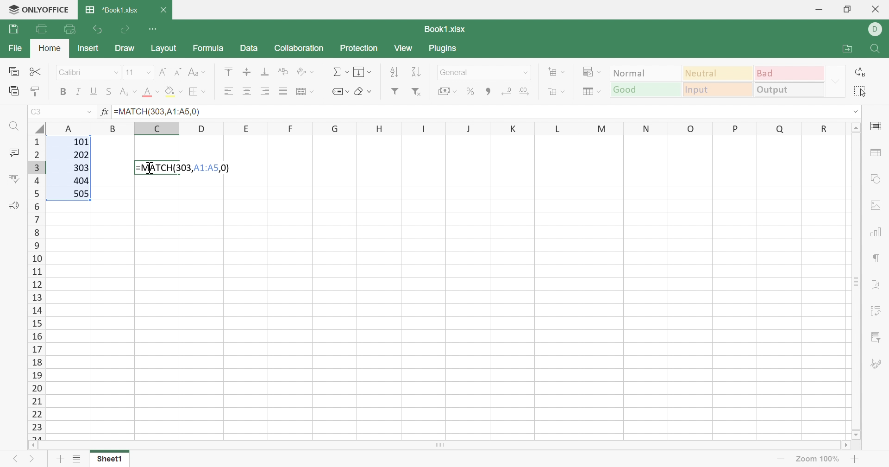 The image size is (889, 467). I want to click on Zoom in, so click(856, 459).